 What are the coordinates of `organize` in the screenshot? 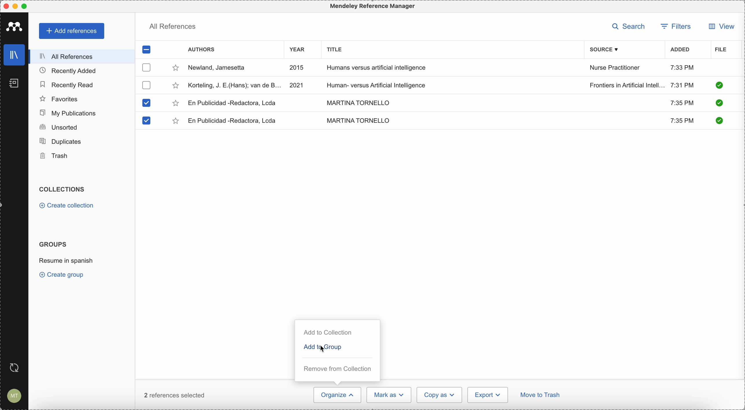 It's located at (337, 395).